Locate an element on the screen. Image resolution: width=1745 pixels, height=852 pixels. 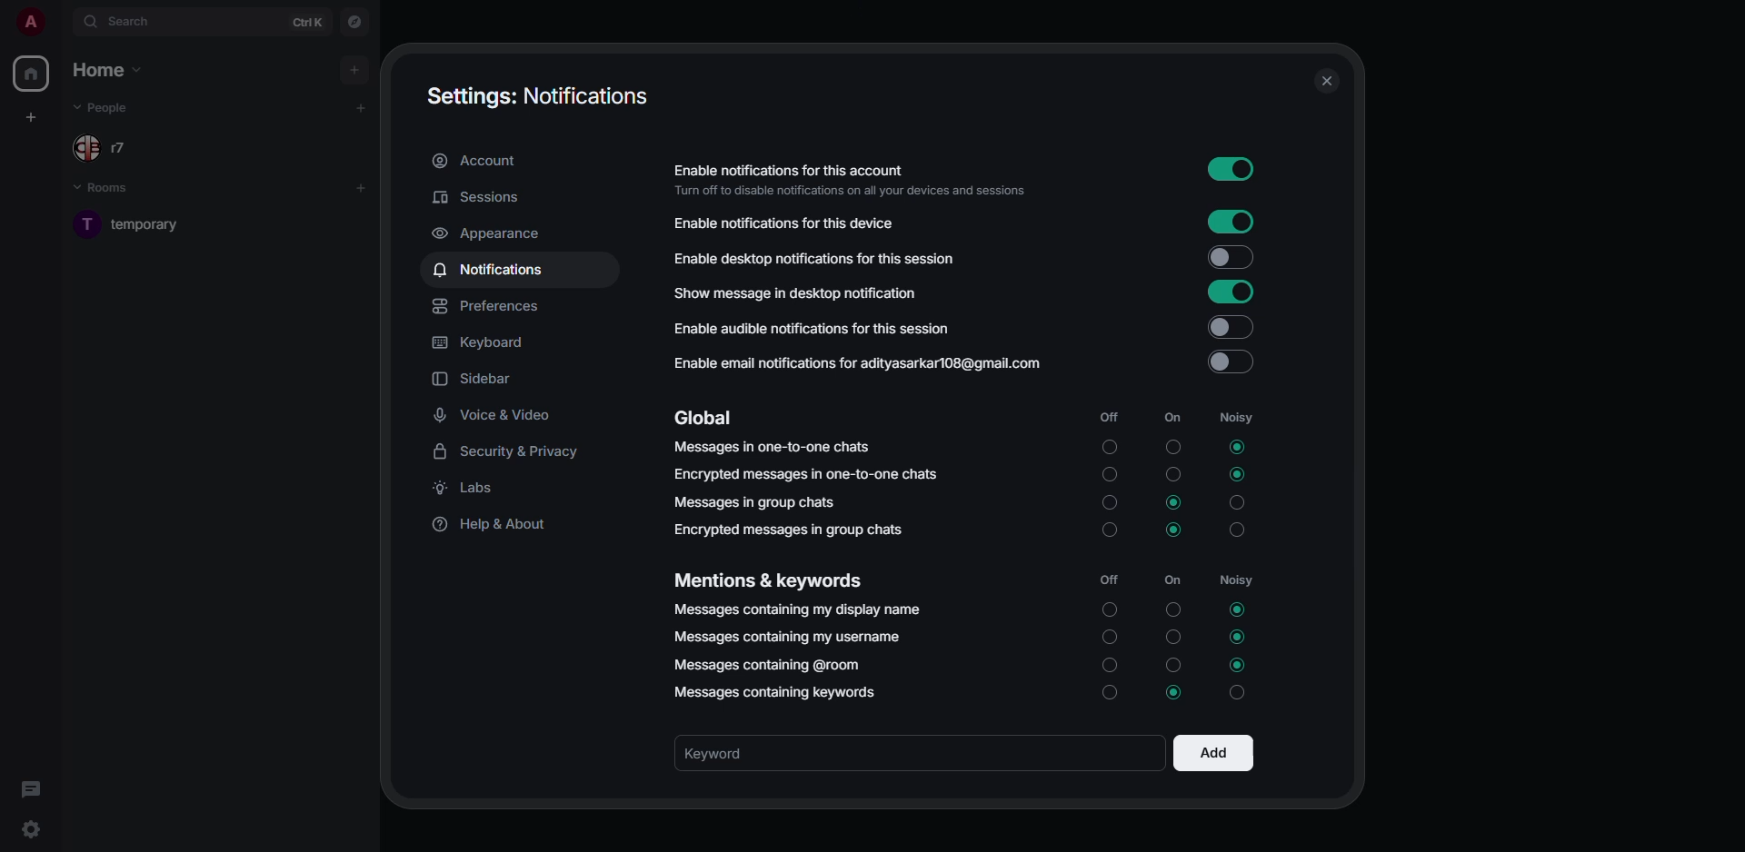
noisy is located at coordinates (1237, 502).